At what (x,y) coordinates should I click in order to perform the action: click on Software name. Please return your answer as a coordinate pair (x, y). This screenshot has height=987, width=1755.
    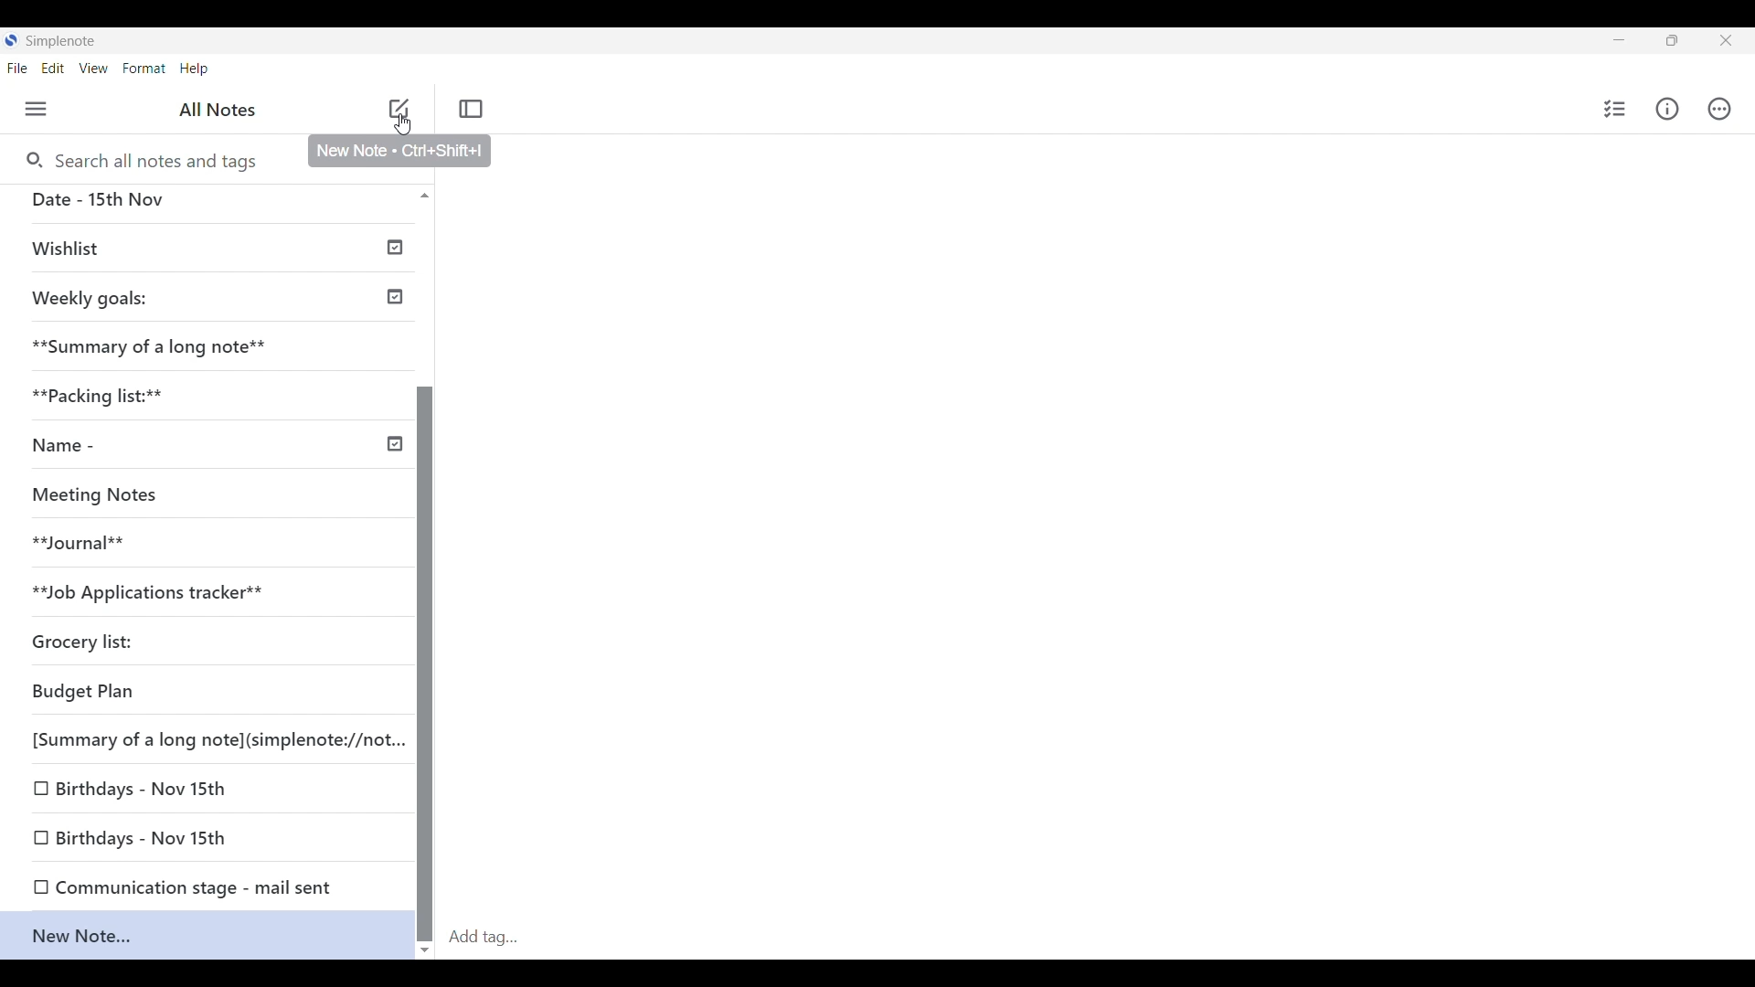
    Looking at the image, I should click on (60, 41).